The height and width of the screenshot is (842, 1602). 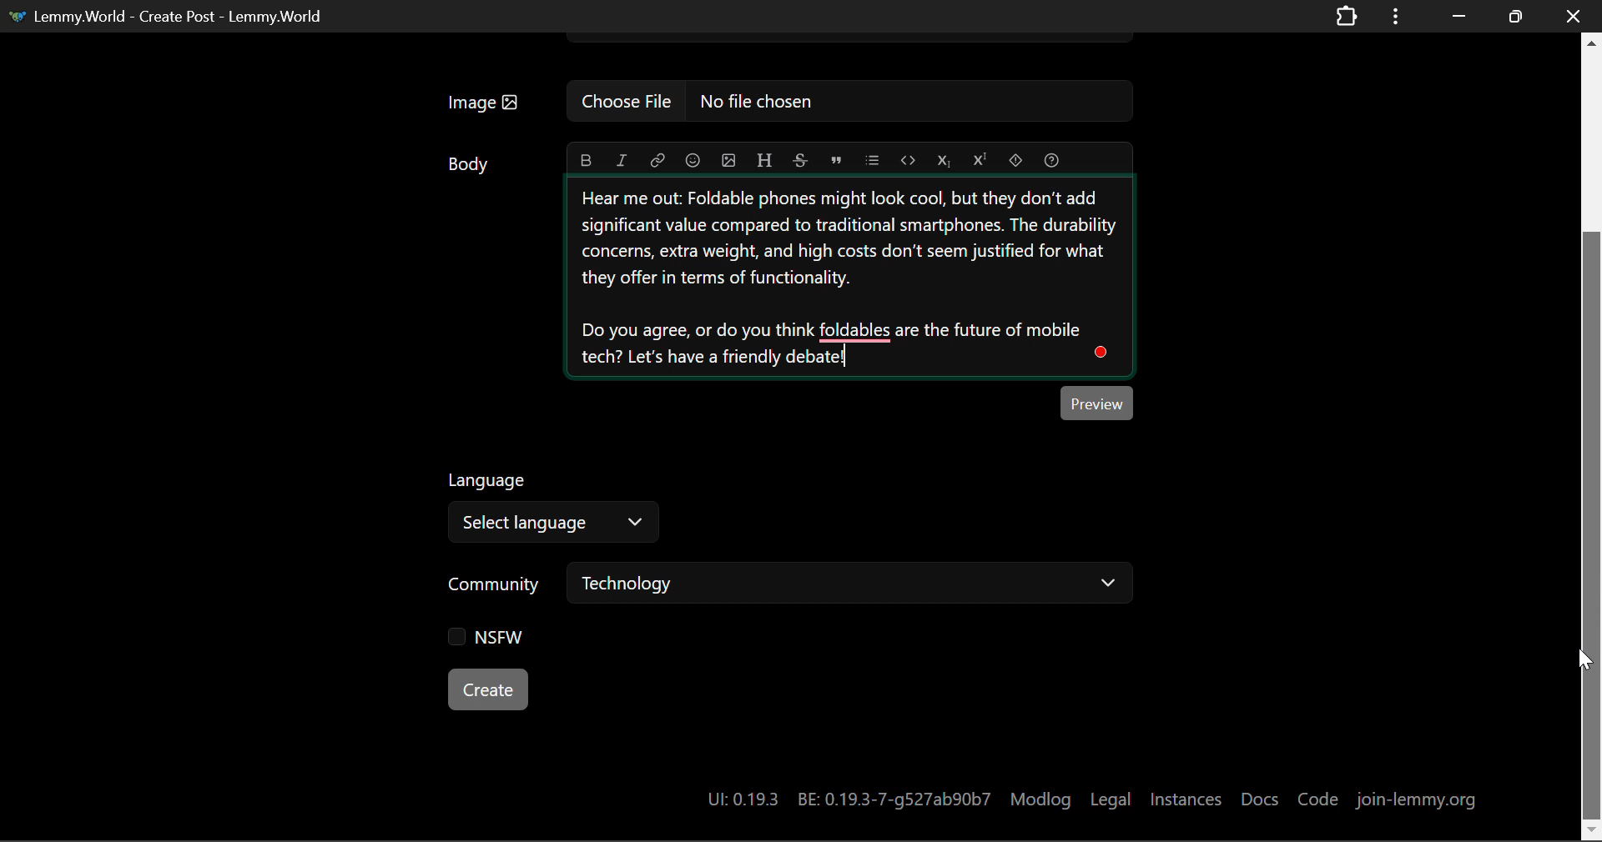 What do you see at coordinates (657, 158) in the screenshot?
I see `link` at bounding box center [657, 158].